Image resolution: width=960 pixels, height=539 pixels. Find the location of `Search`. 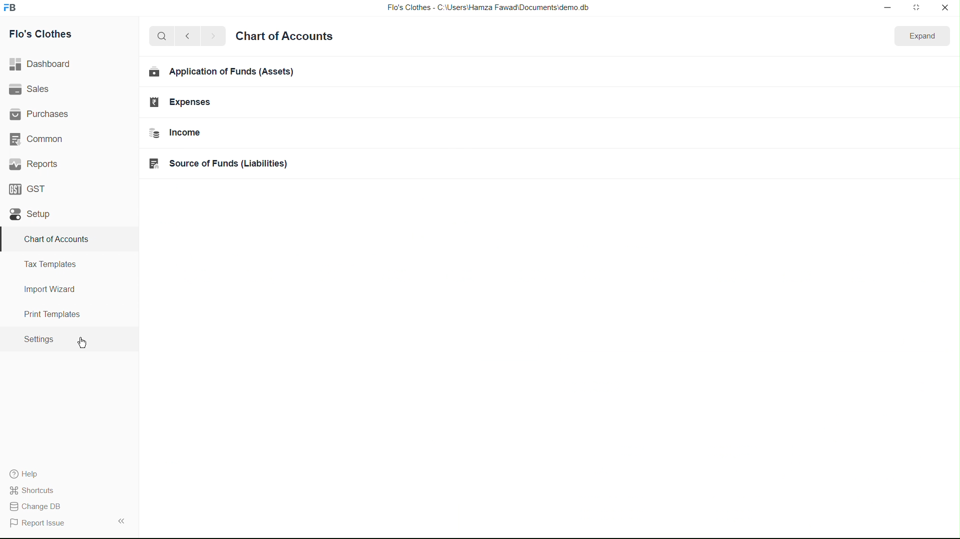

Search is located at coordinates (158, 36).